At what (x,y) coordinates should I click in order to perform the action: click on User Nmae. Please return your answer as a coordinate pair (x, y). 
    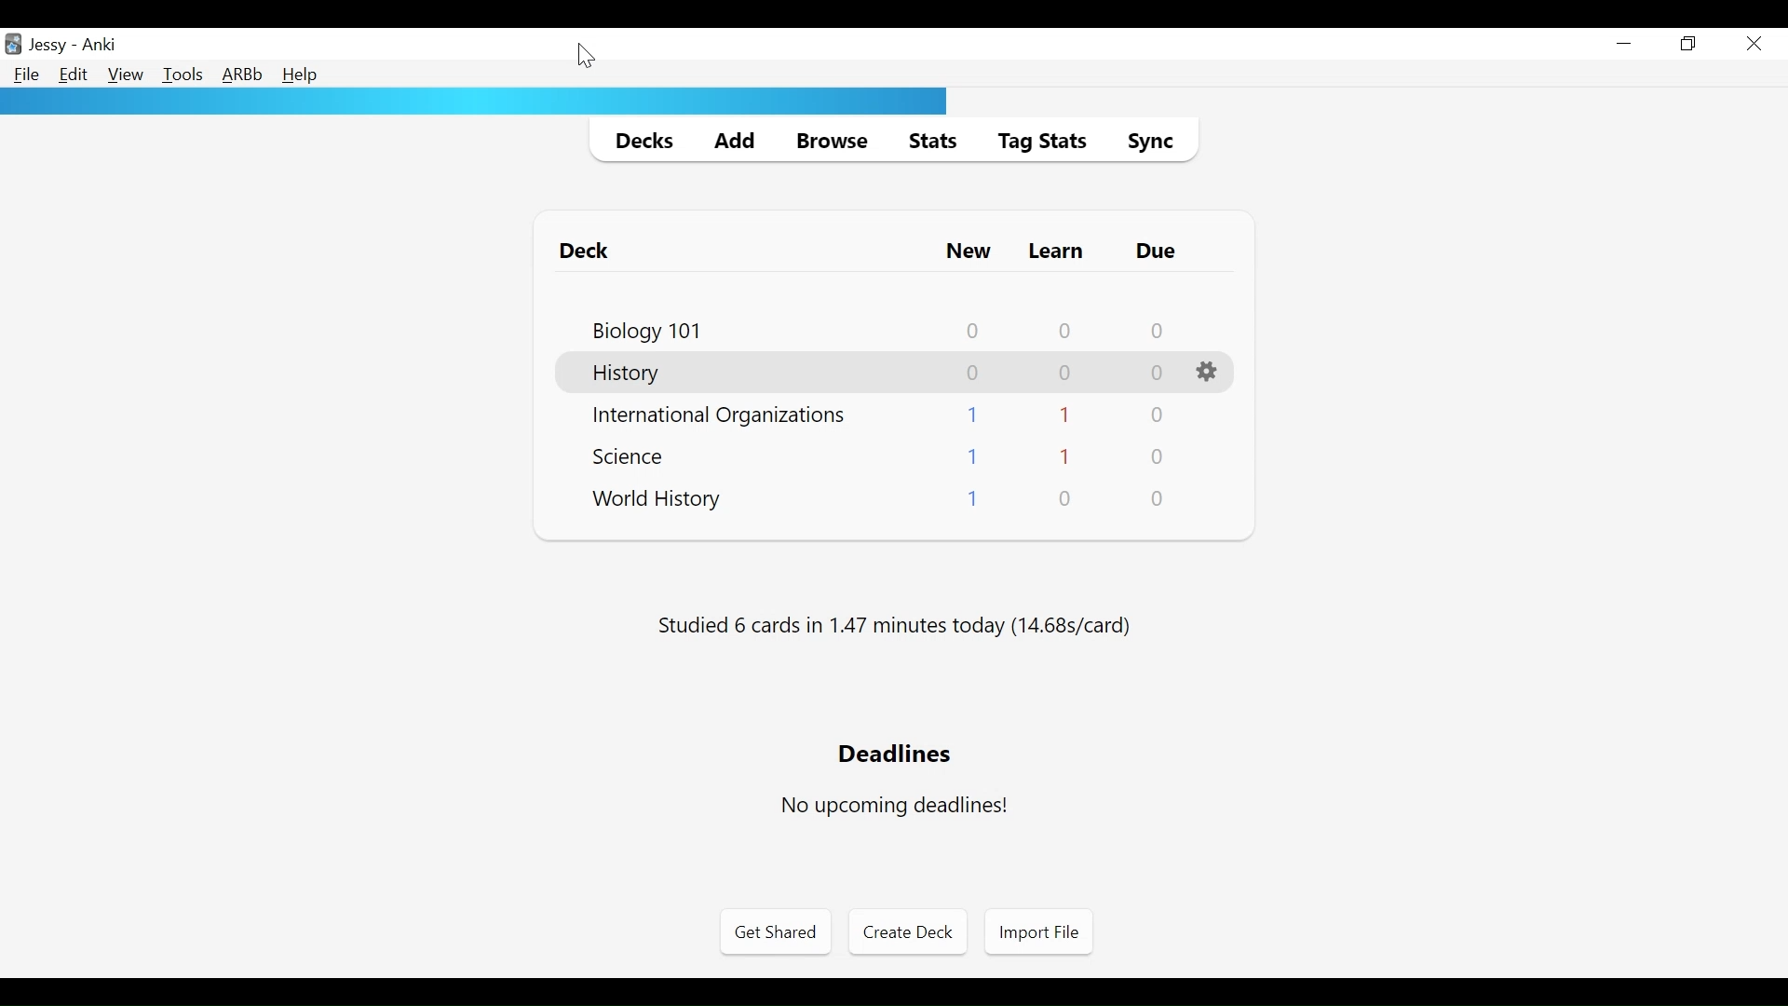
    Looking at the image, I should click on (47, 48).